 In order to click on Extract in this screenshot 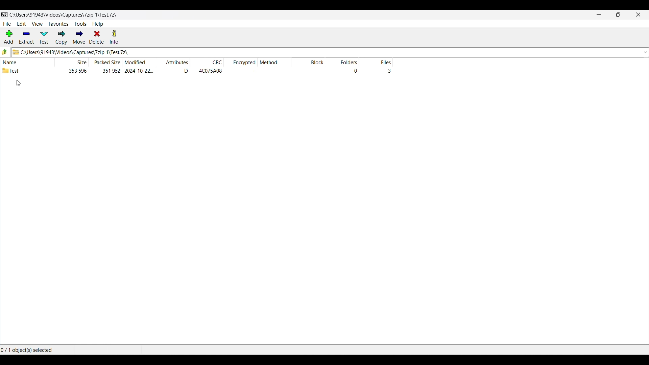, I will do `click(27, 38)`.